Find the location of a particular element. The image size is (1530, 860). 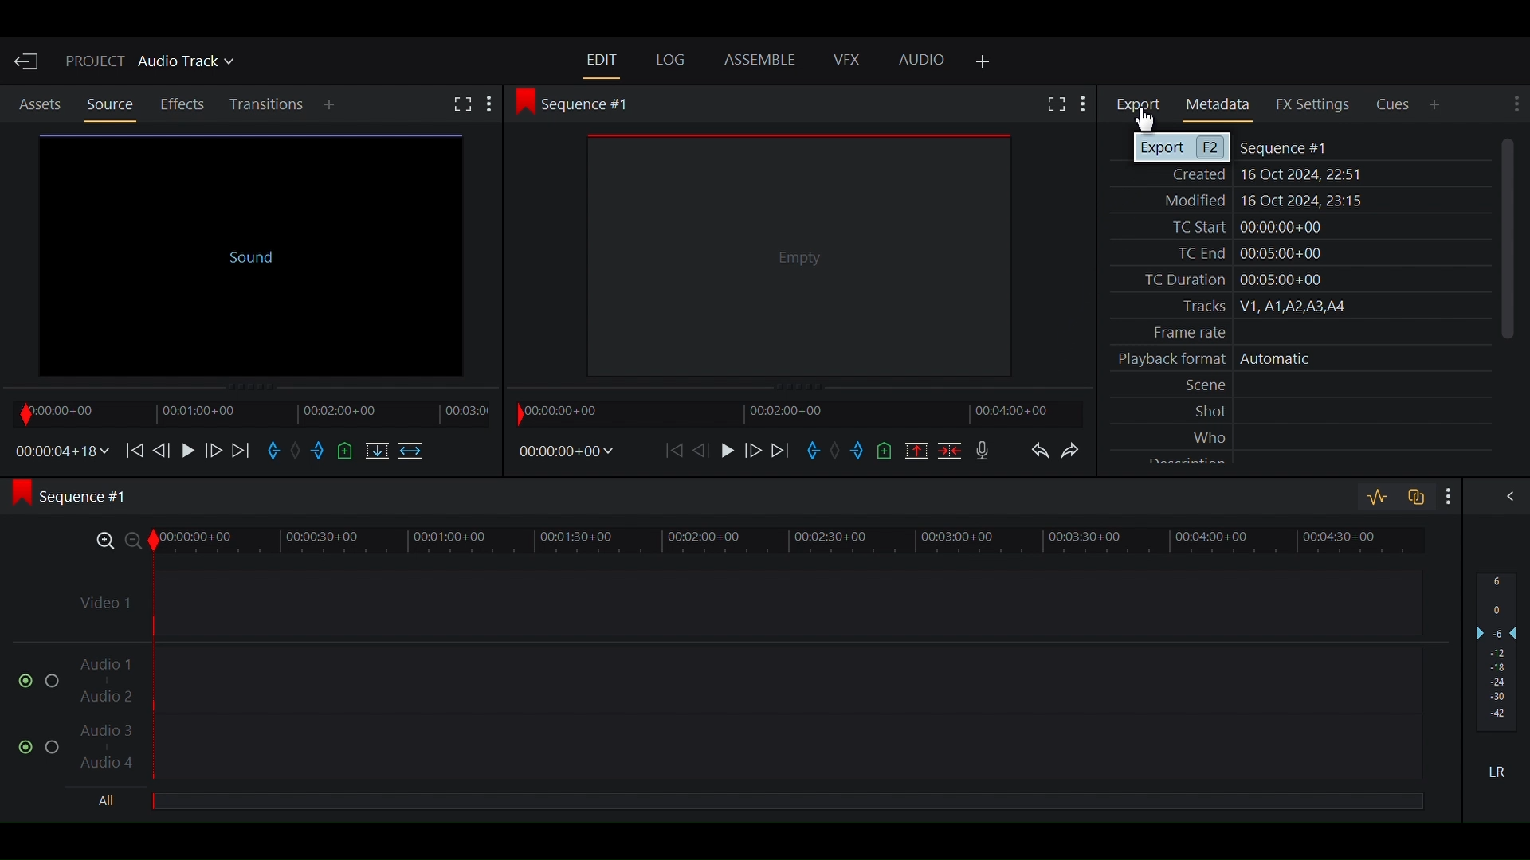

Add Panel is located at coordinates (1437, 104).